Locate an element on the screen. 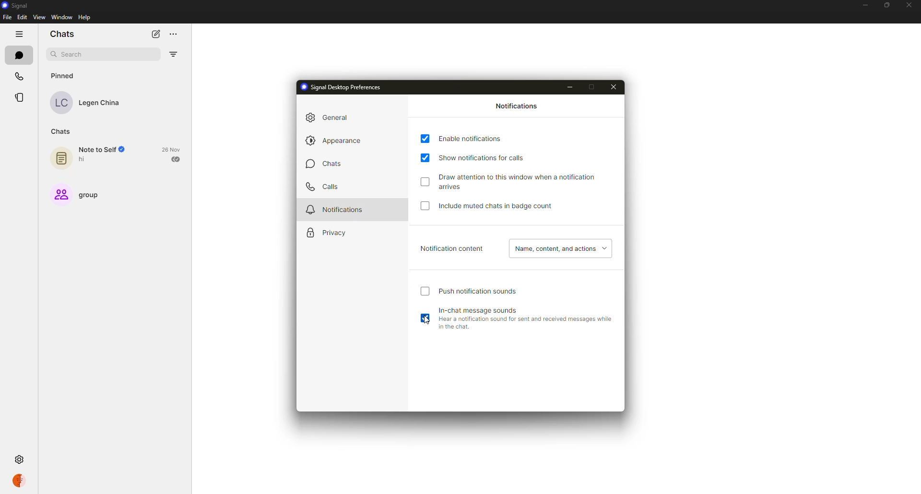  profile is located at coordinates (19, 482).